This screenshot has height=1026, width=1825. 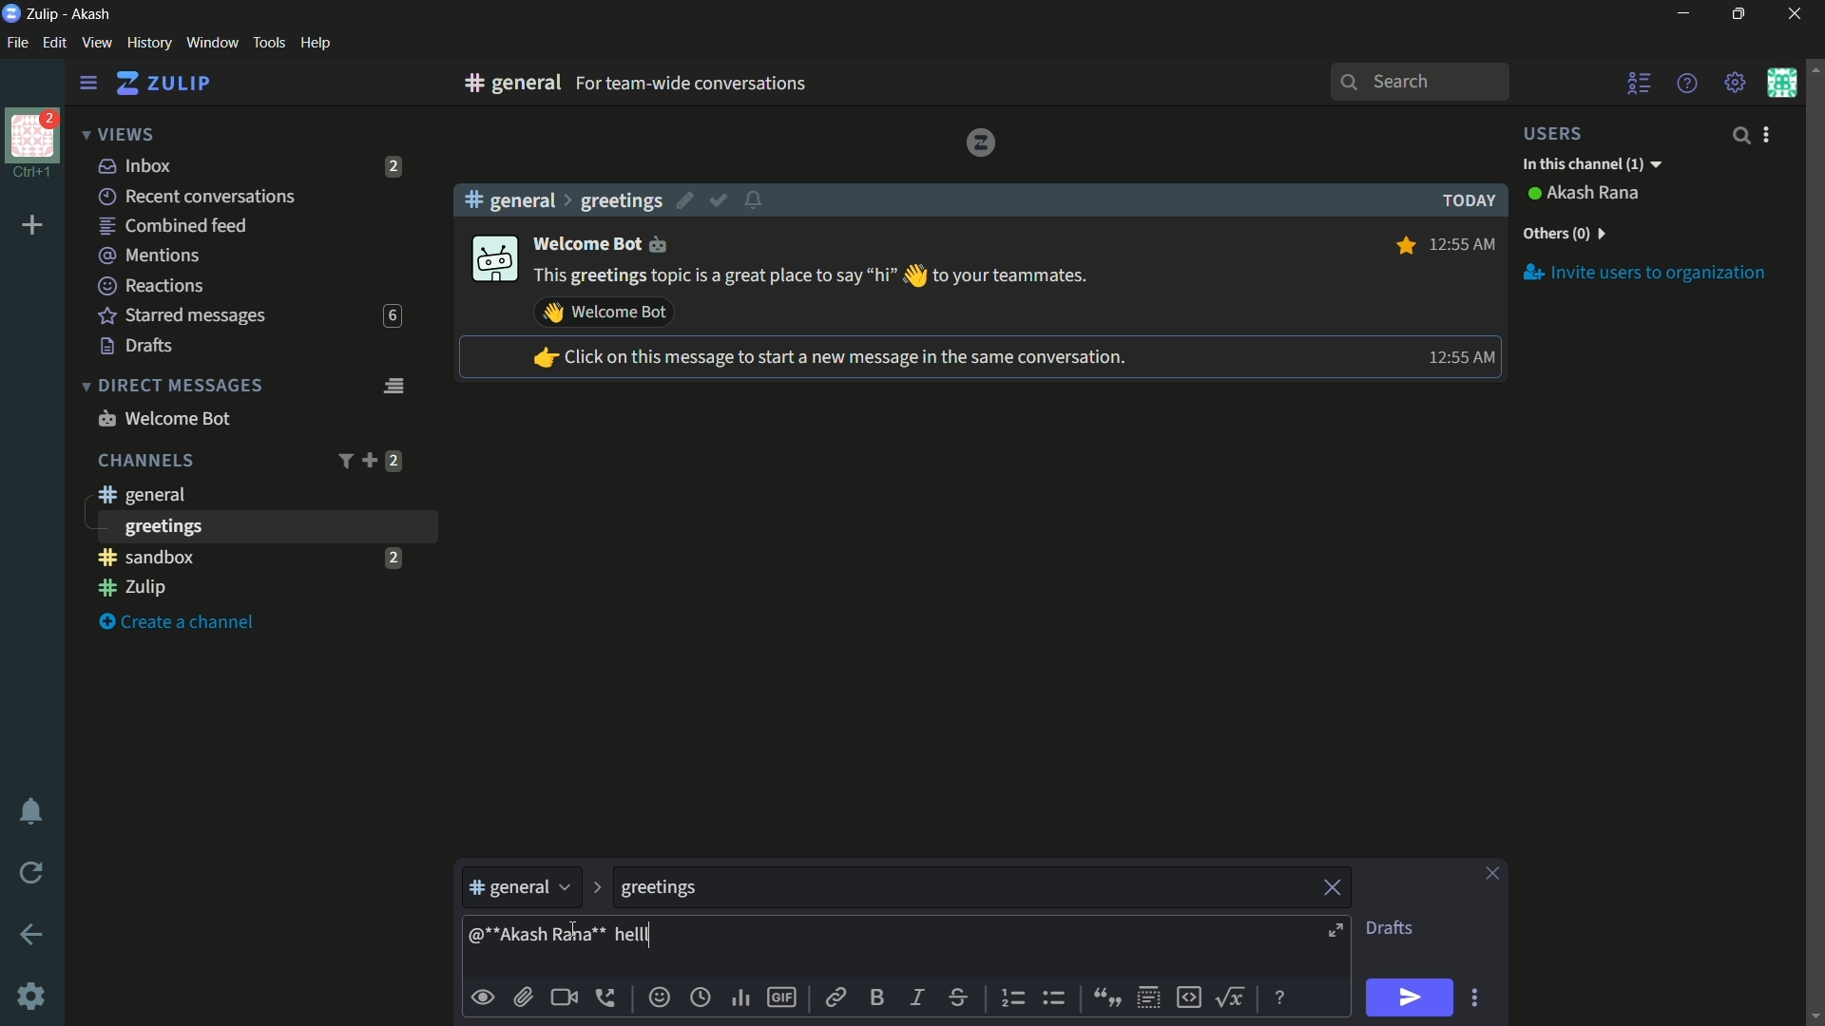 I want to click on upload files, so click(x=523, y=997).